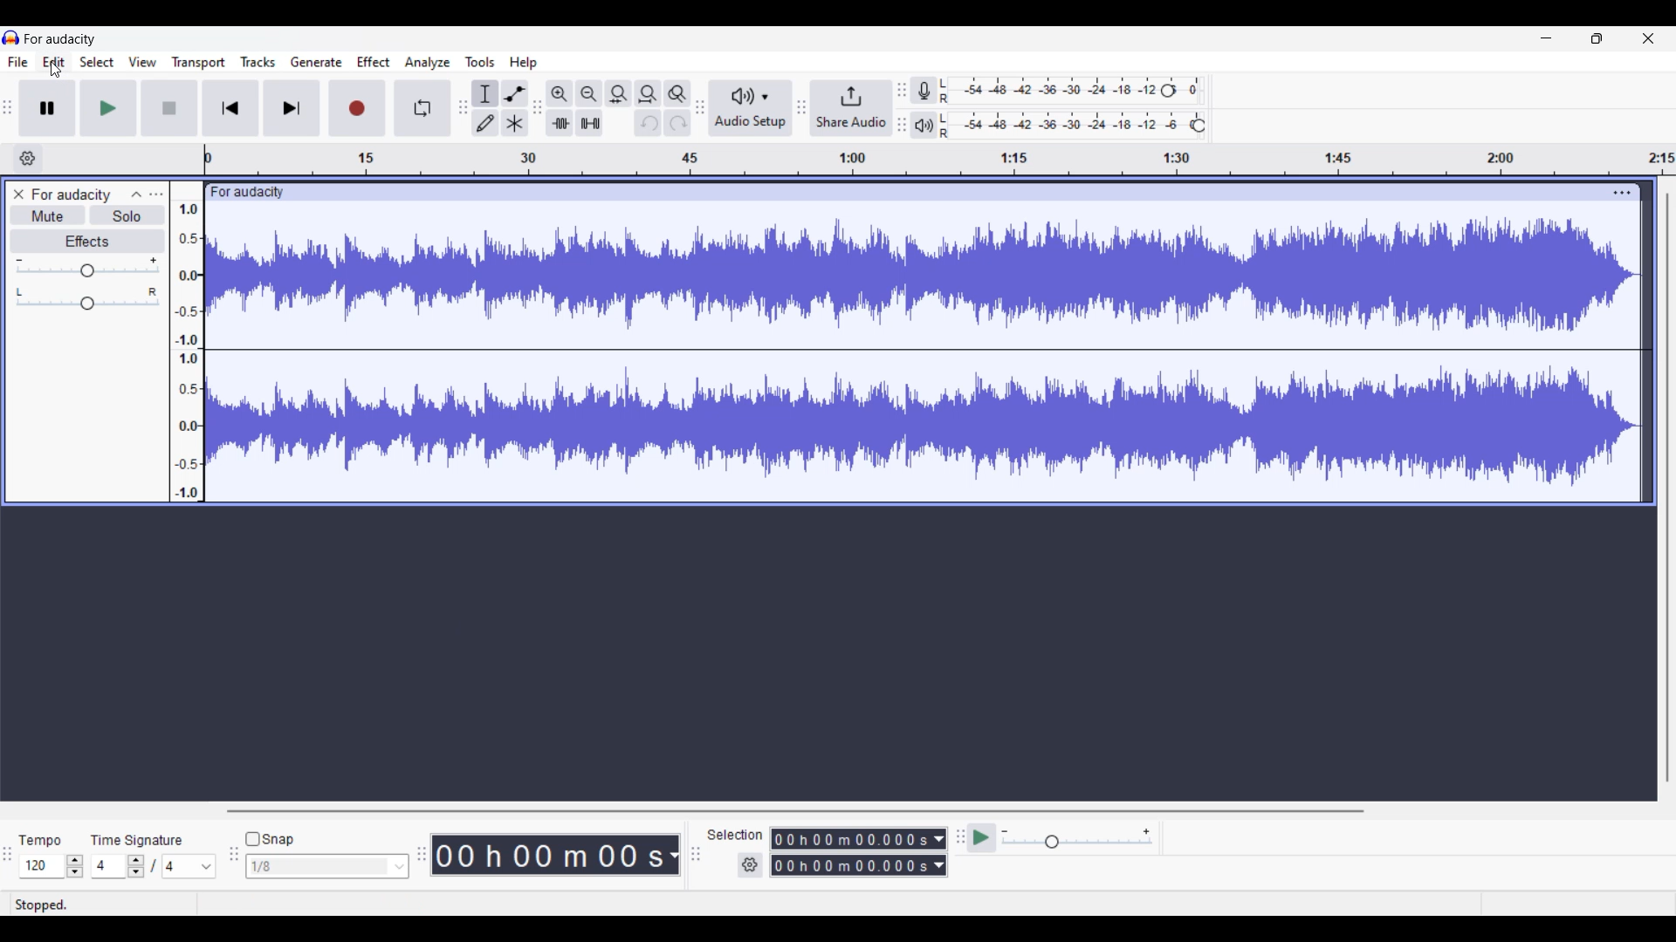 The height and width of the screenshot is (942, 1676). I want to click on View menu, so click(142, 62).